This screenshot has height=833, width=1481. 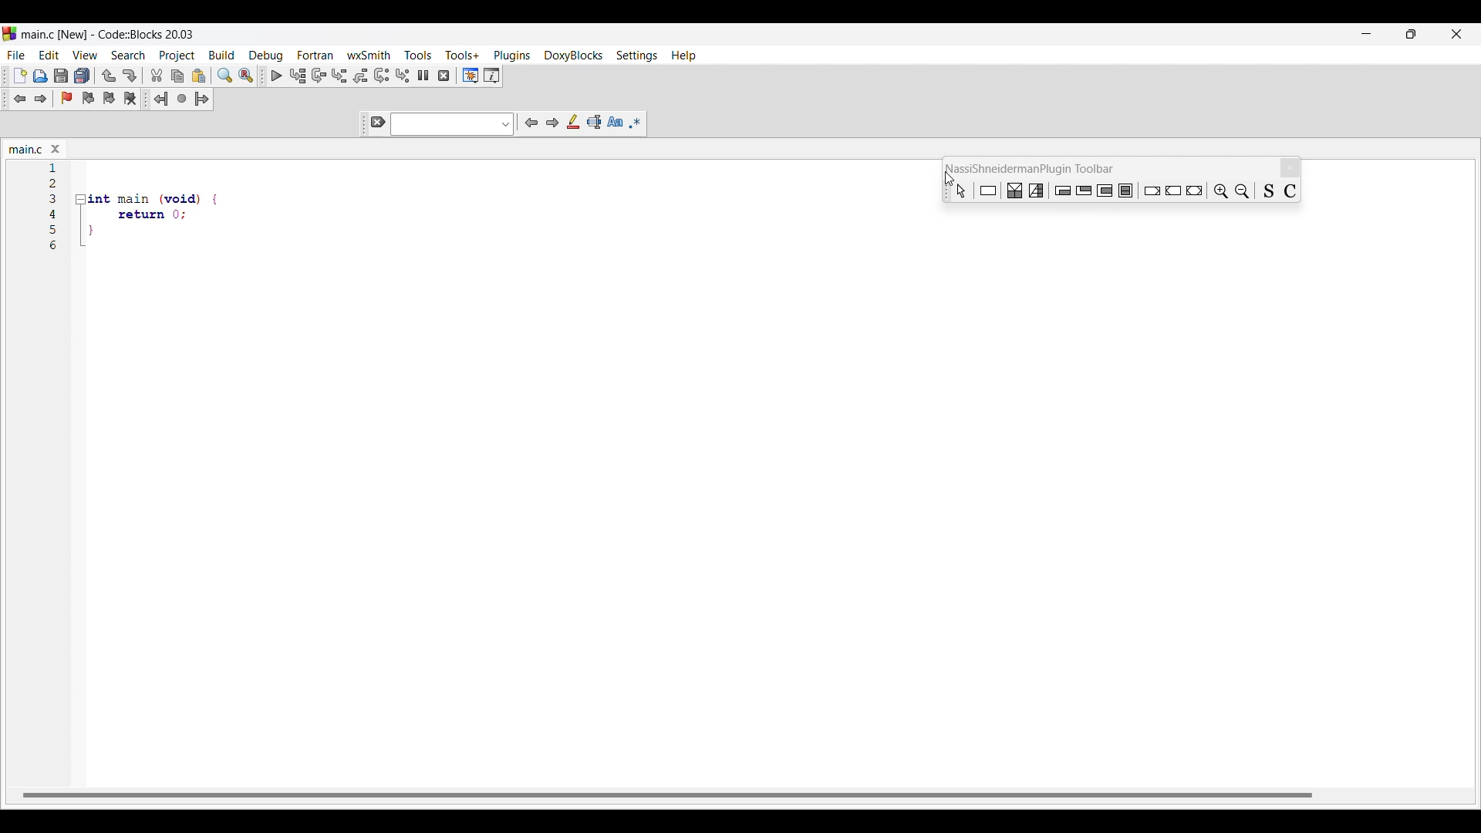 I want to click on , so click(x=132, y=235).